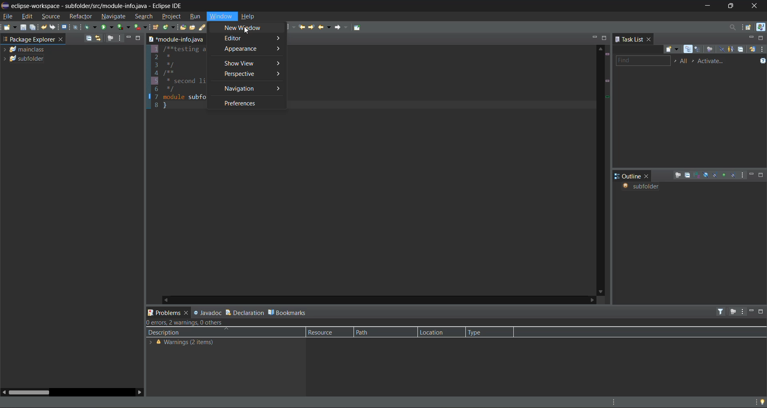 The image size is (767, 408). What do you see at coordinates (114, 17) in the screenshot?
I see `navigate` at bounding box center [114, 17].